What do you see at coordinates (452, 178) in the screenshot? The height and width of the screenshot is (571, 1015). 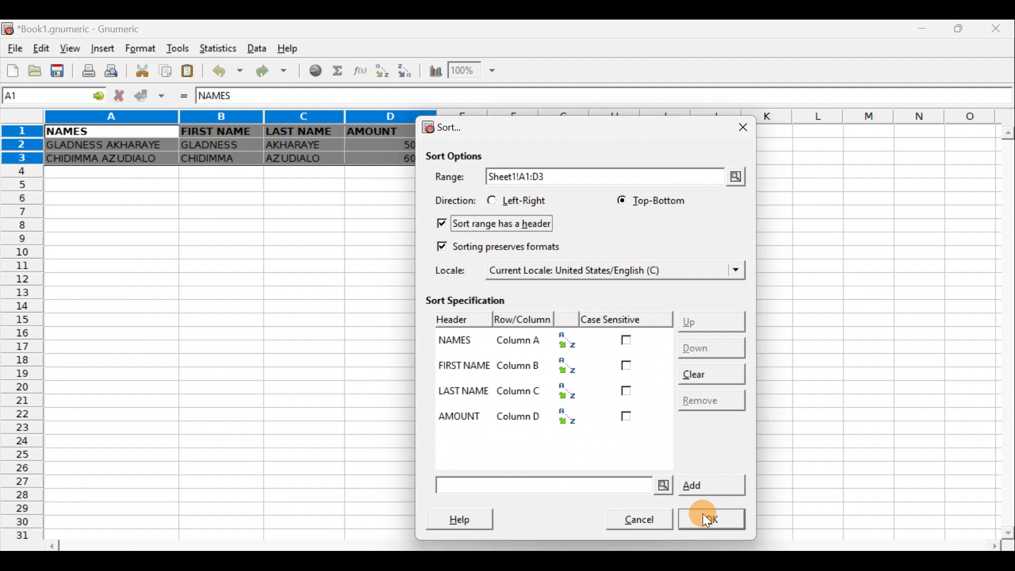 I see `Range` at bounding box center [452, 178].